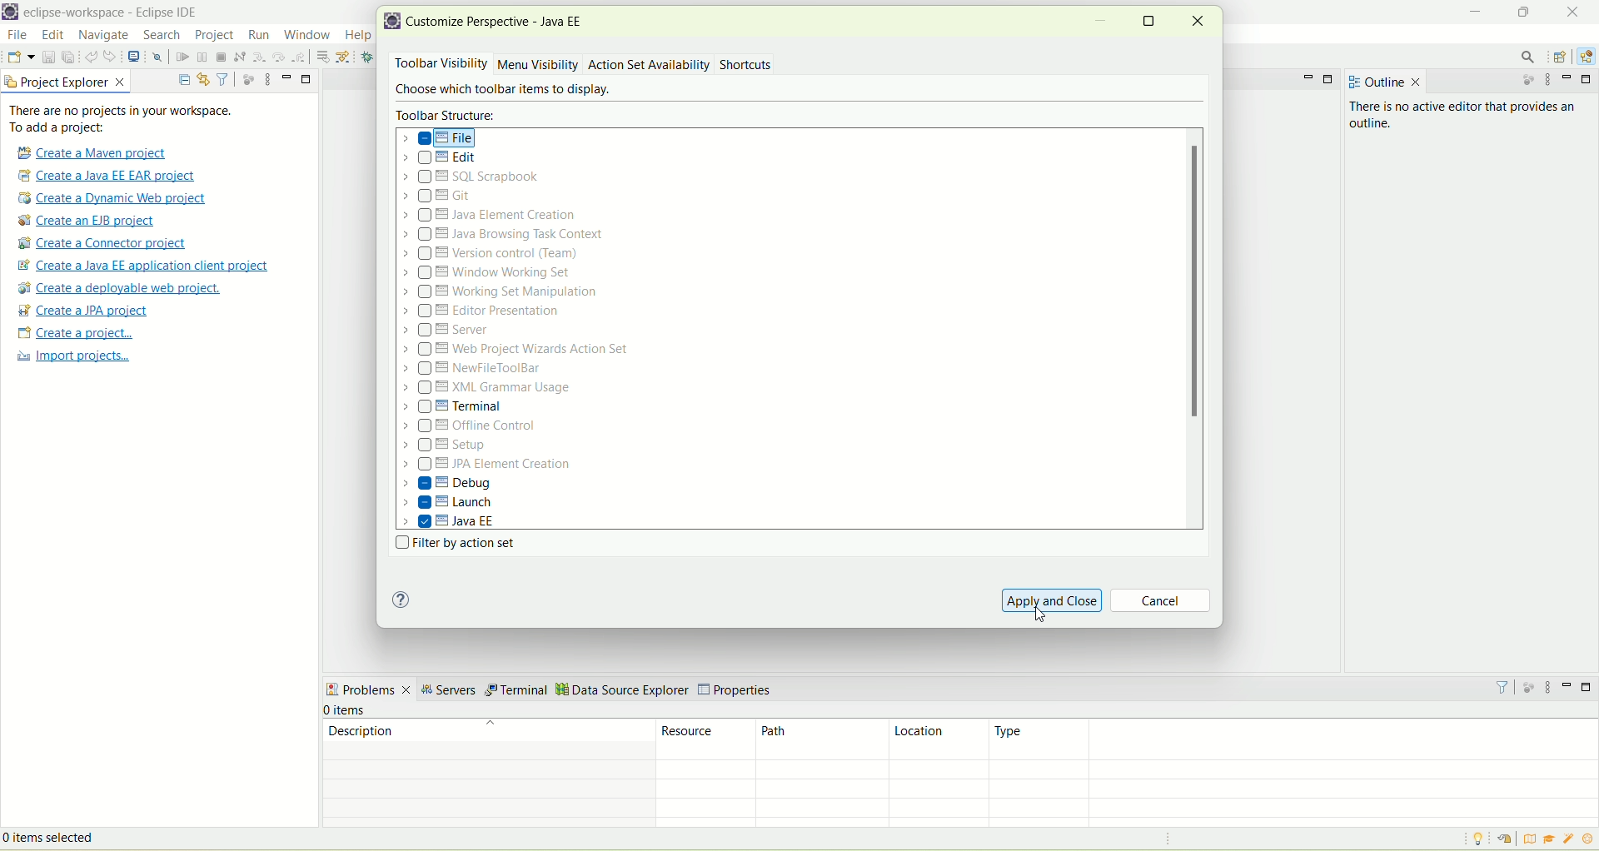 The width and height of the screenshot is (1599, 851). I want to click on availability, so click(684, 63).